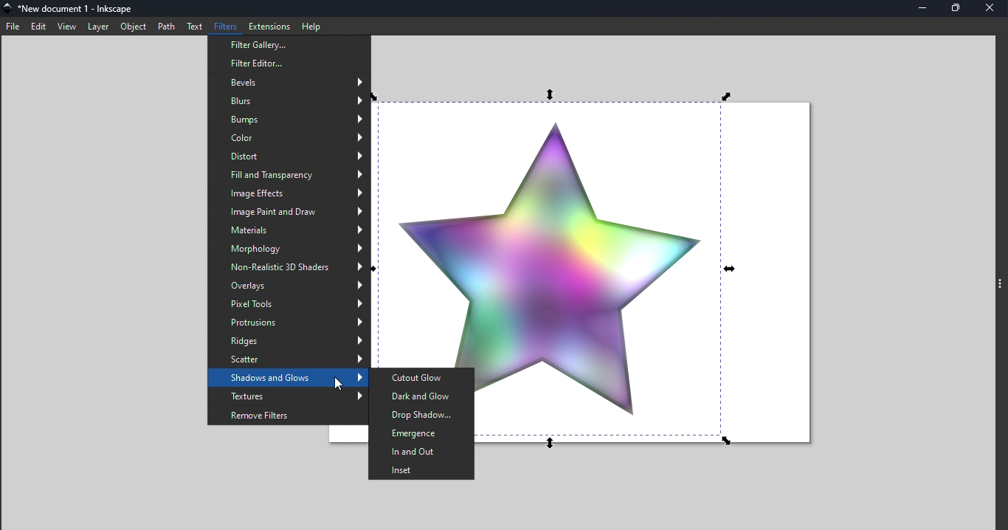 The image size is (1008, 530). Describe the element at coordinates (289, 176) in the screenshot. I see `Fill and transparency` at that location.